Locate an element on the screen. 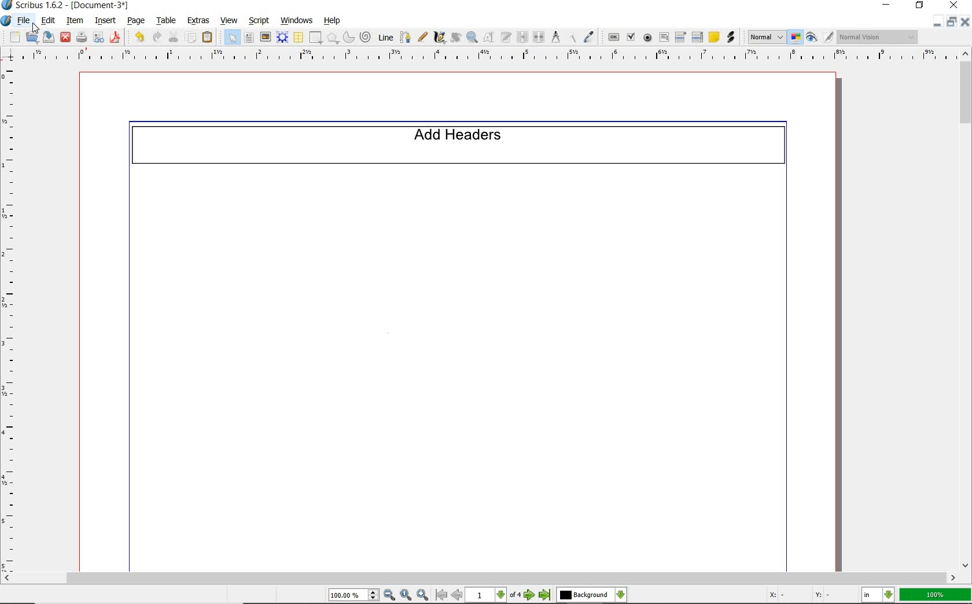 The width and height of the screenshot is (972, 604). page is located at coordinates (135, 21).